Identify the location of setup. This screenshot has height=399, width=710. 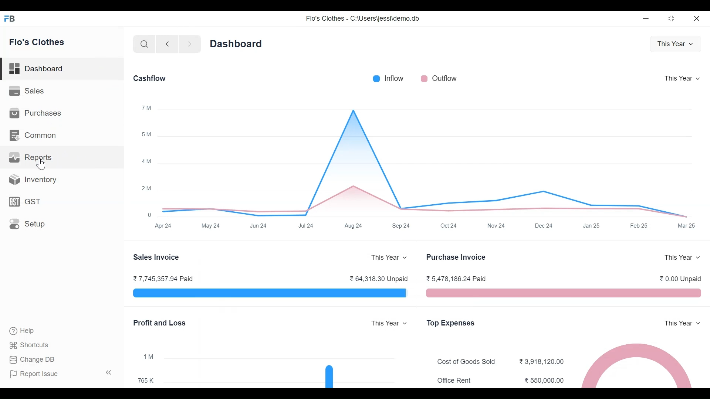
(28, 224).